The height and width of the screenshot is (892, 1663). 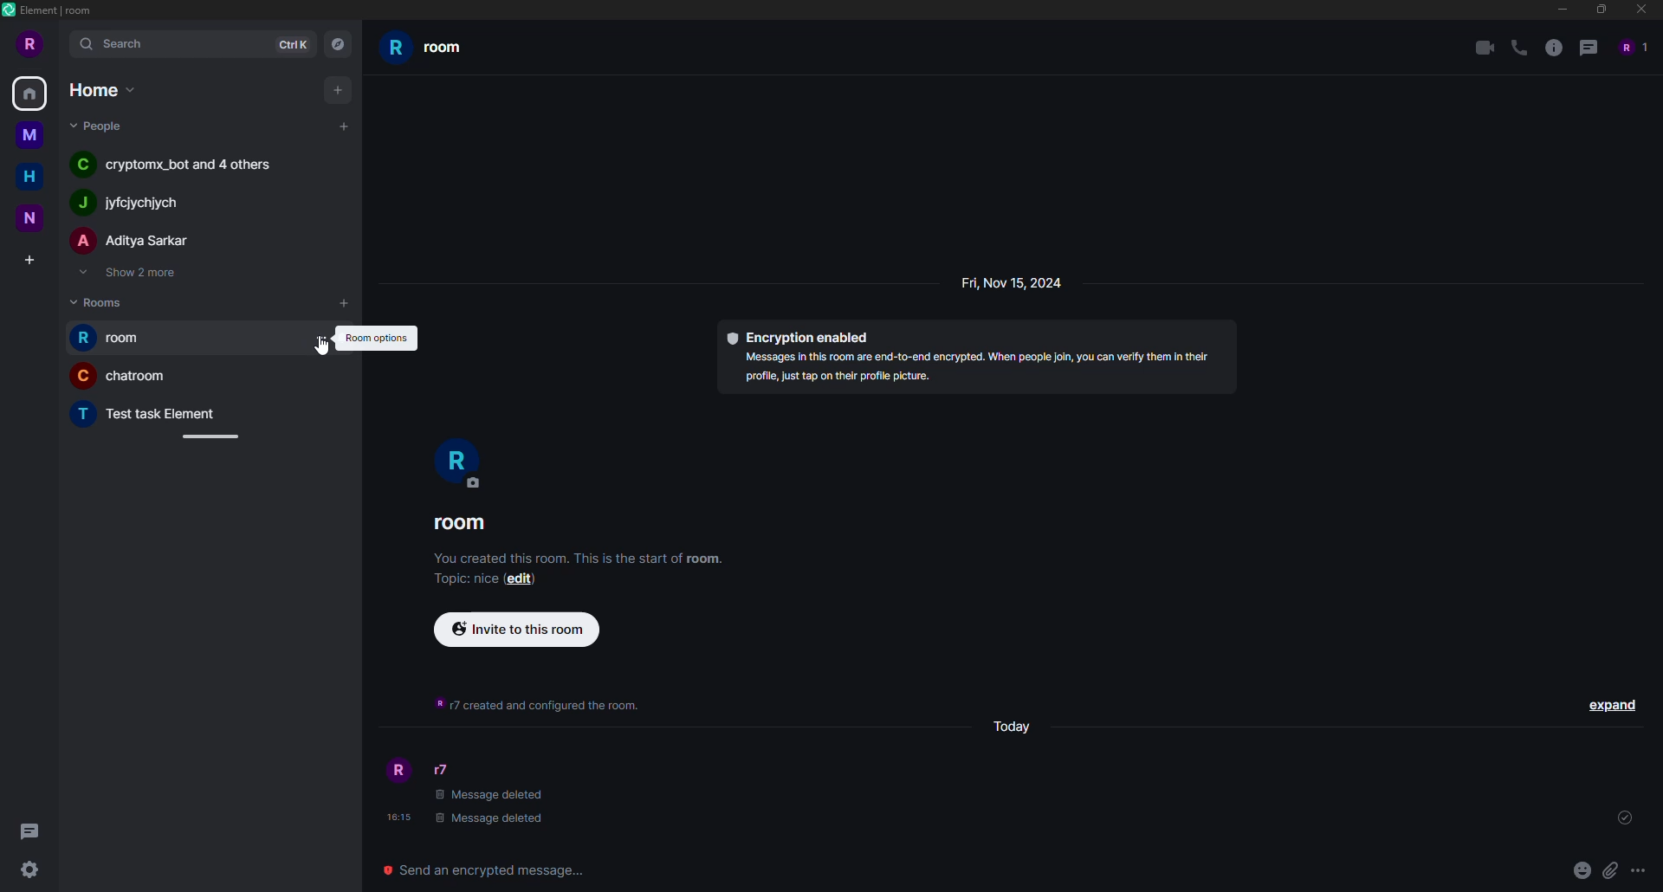 I want to click on add, so click(x=344, y=124).